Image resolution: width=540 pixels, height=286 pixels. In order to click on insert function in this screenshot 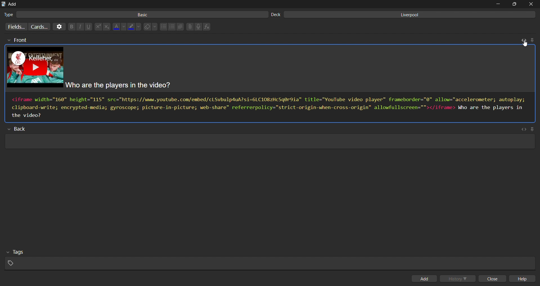, I will do `click(208, 27)`.